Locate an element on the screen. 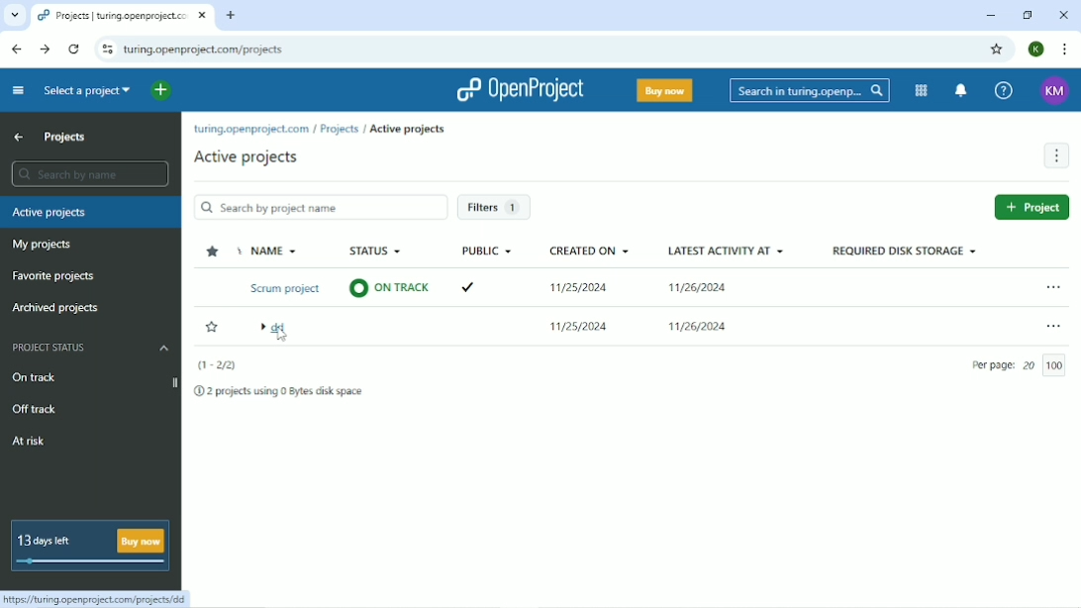  My projects is located at coordinates (42, 245).